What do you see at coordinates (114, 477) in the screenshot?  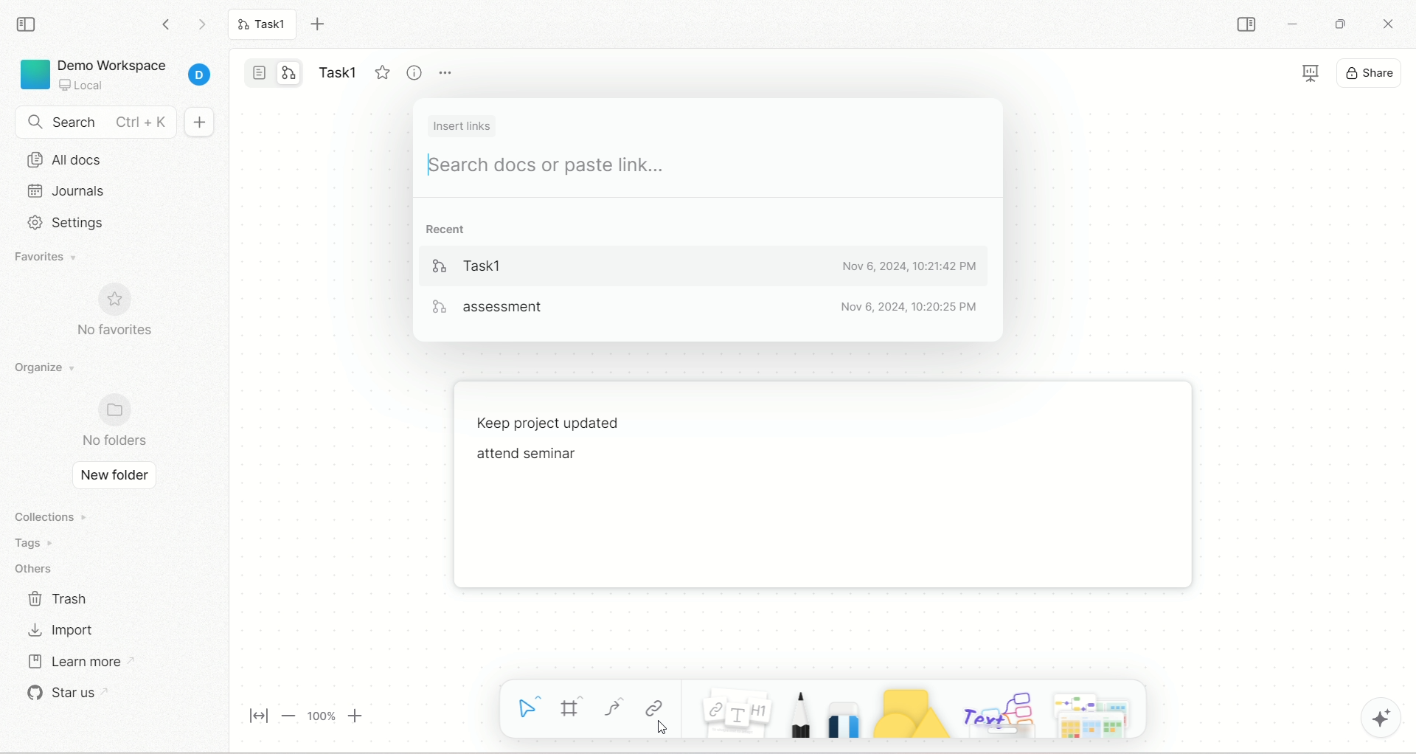 I see `new folder` at bounding box center [114, 477].